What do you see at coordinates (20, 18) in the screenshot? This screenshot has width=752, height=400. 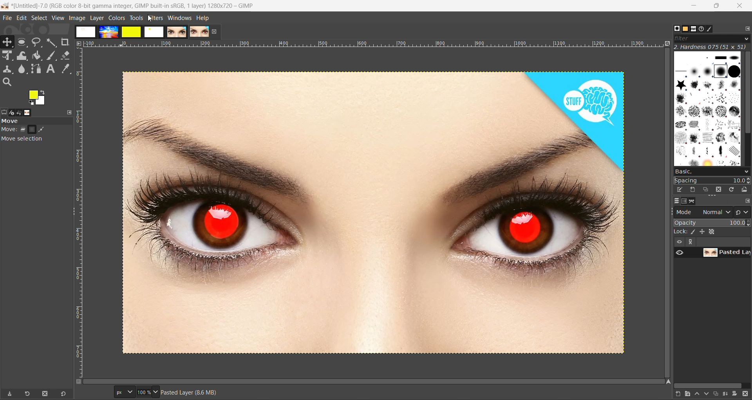 I see `edit` at bounding box center [20, 18].